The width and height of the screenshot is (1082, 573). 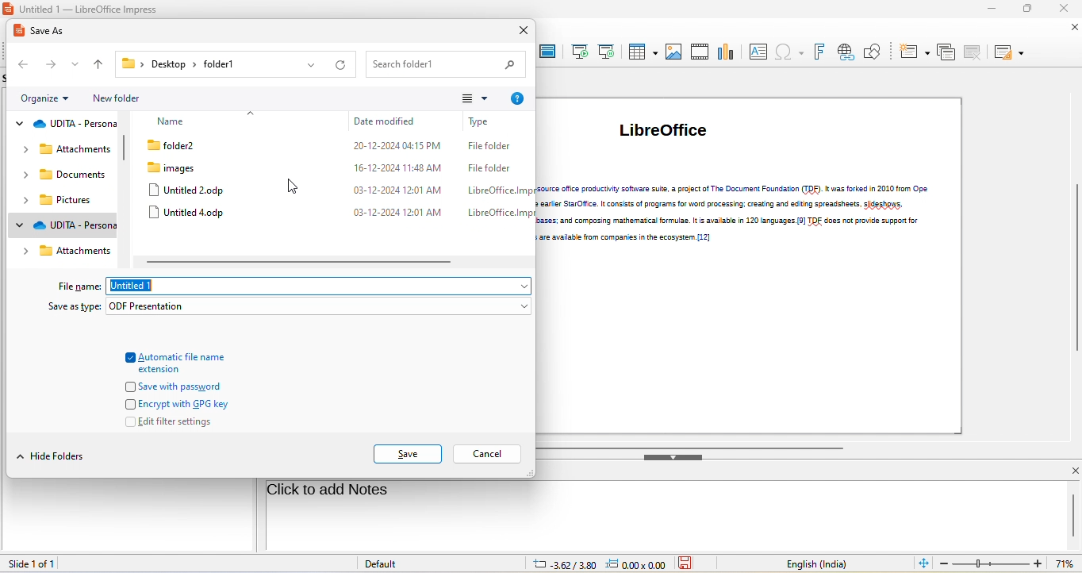 I want to click on udita personal, so click(x=66, y=223).